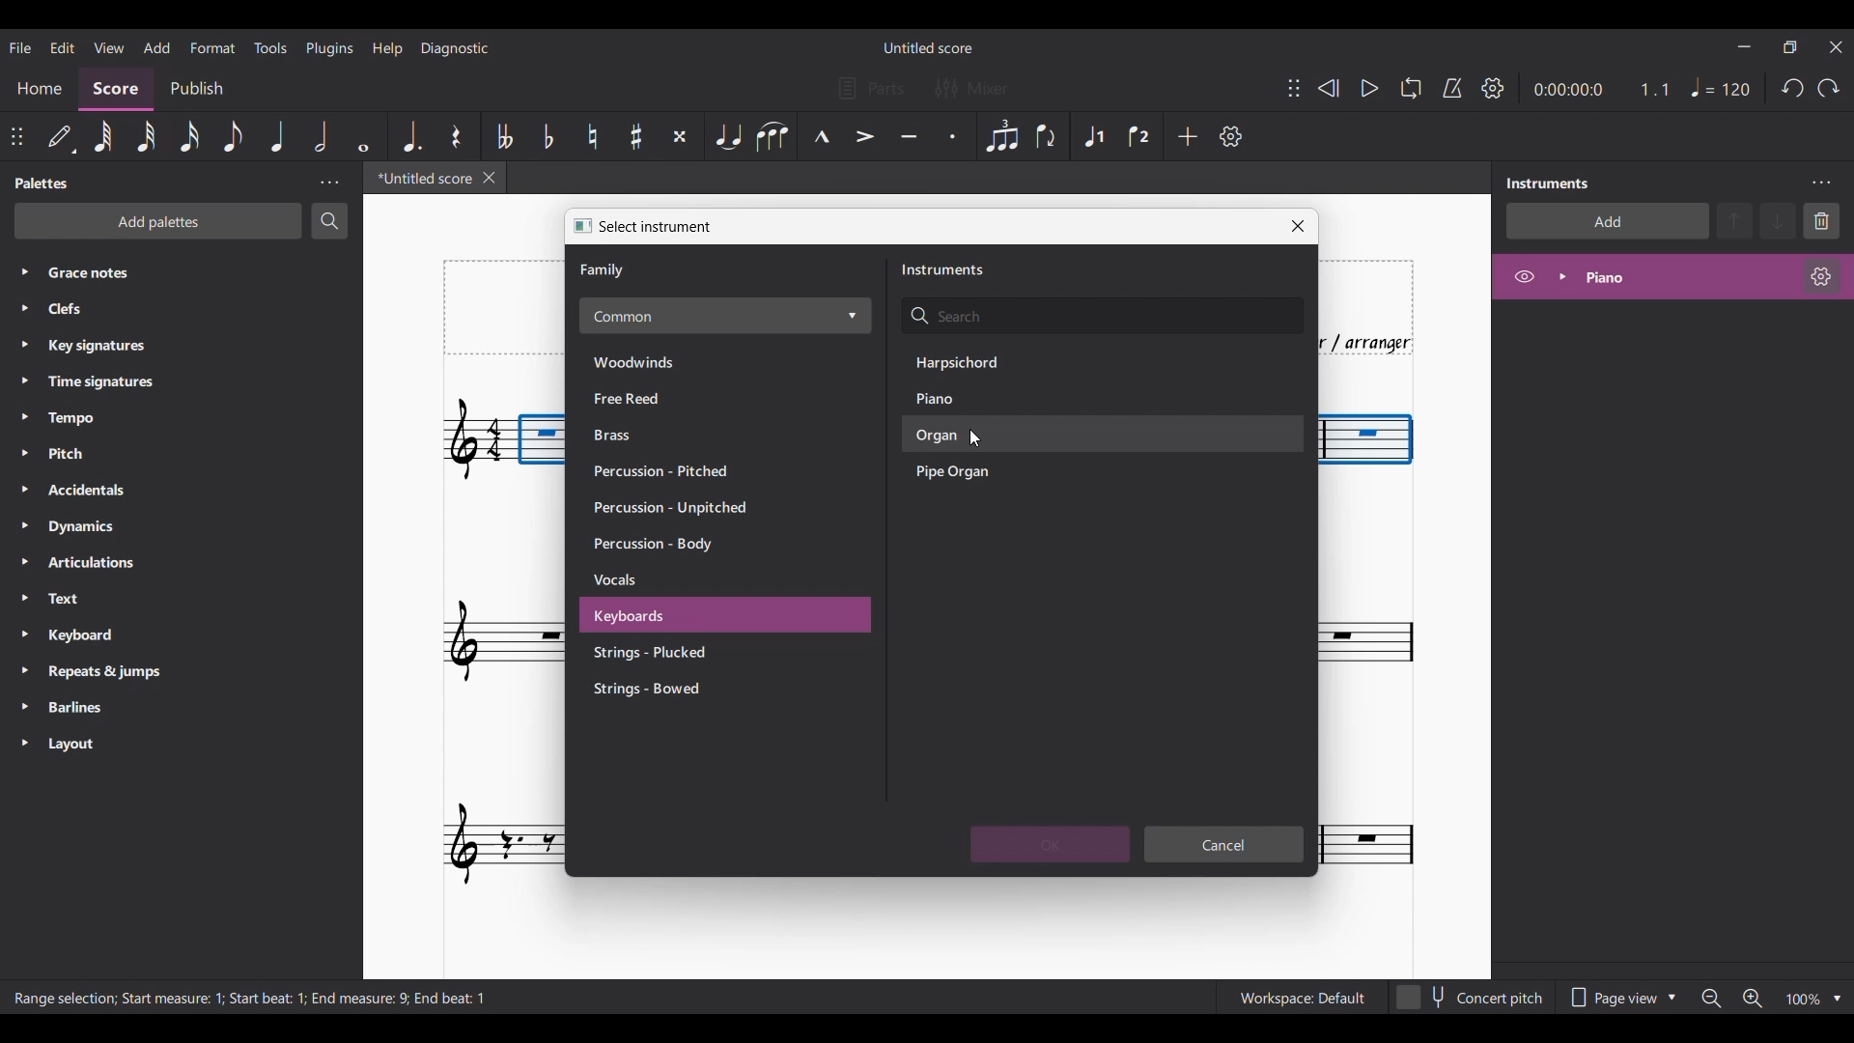  Describe the element at coordinates (951, 136) in the screenshot. I see `Staccato` at that location.